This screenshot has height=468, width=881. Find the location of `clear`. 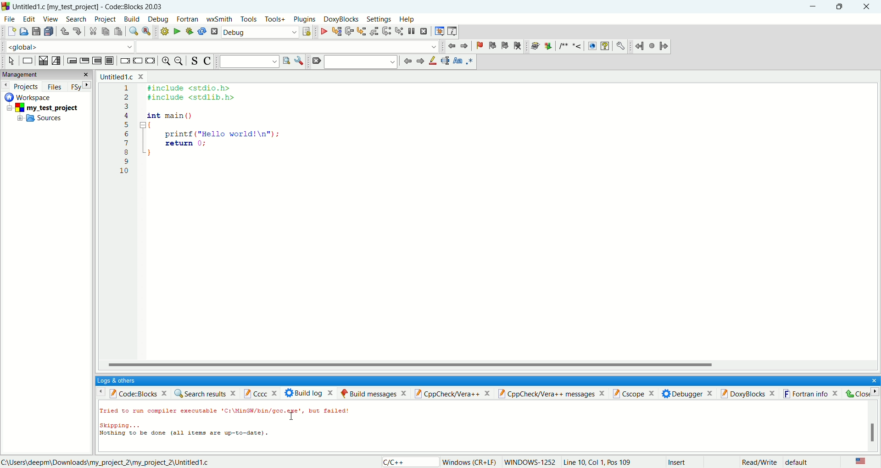

clear is located at coordinates (316, 61).